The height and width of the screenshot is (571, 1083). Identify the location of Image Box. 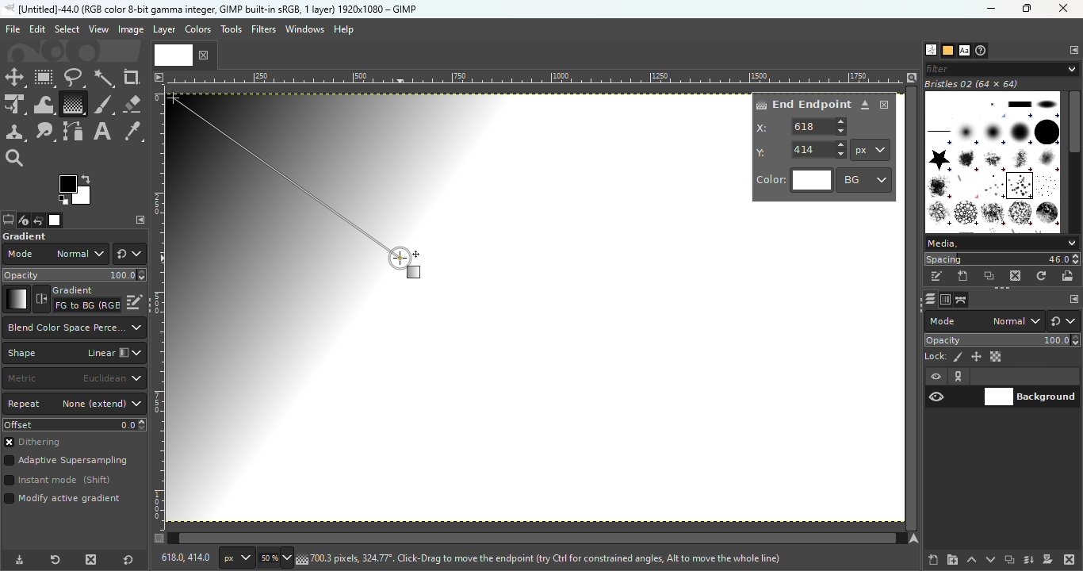
(993, 156).